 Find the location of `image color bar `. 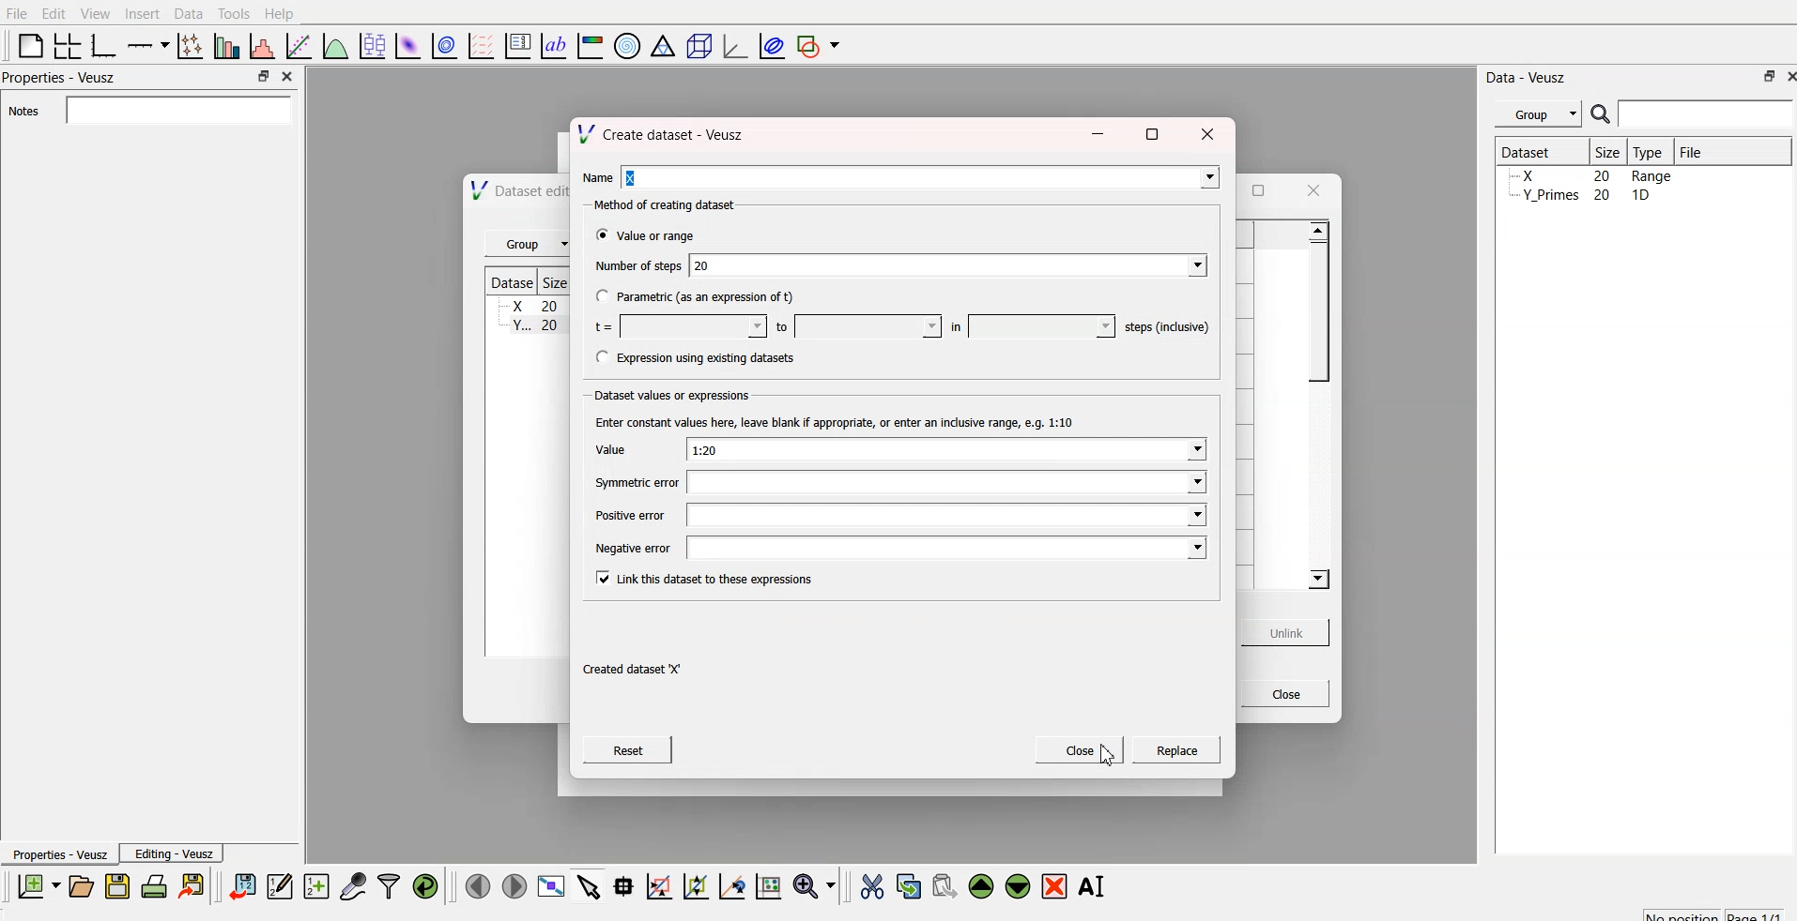

image color bar  is located at coordinates (591, 48).